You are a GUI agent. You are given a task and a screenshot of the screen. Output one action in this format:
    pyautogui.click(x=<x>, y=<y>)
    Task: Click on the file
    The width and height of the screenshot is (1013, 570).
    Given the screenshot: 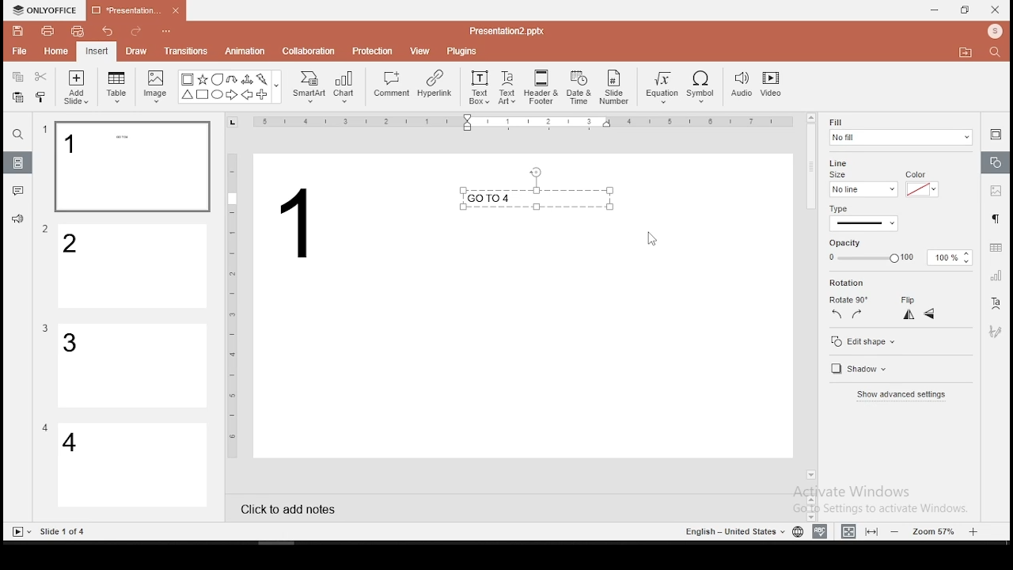 What is the action you would take?
    pyautogui.click(x=19, y=52)
    